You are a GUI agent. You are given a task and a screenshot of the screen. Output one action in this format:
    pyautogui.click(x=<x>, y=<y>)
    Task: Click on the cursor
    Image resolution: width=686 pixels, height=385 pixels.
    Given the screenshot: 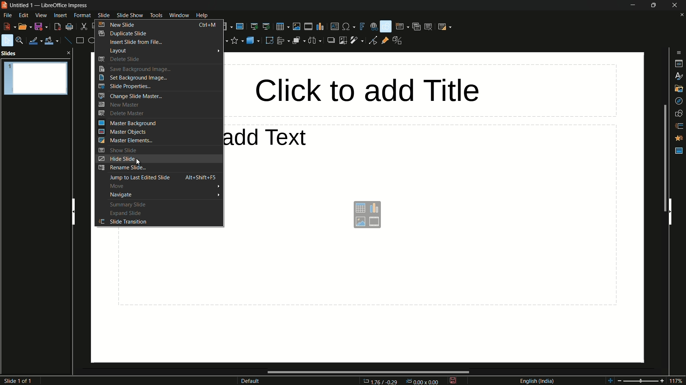 What is the action you would take?
    pyautogui.click(x=139, y=161)
    